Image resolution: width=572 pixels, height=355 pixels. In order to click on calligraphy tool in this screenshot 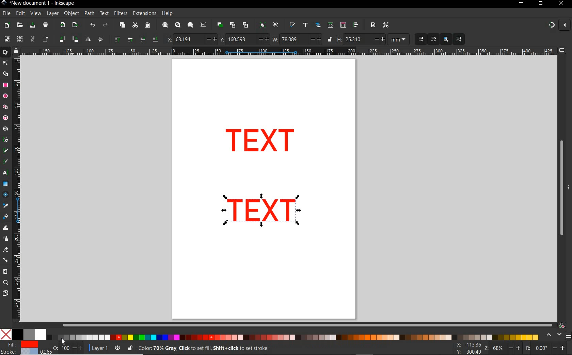, I will do `click(7, 162)`.